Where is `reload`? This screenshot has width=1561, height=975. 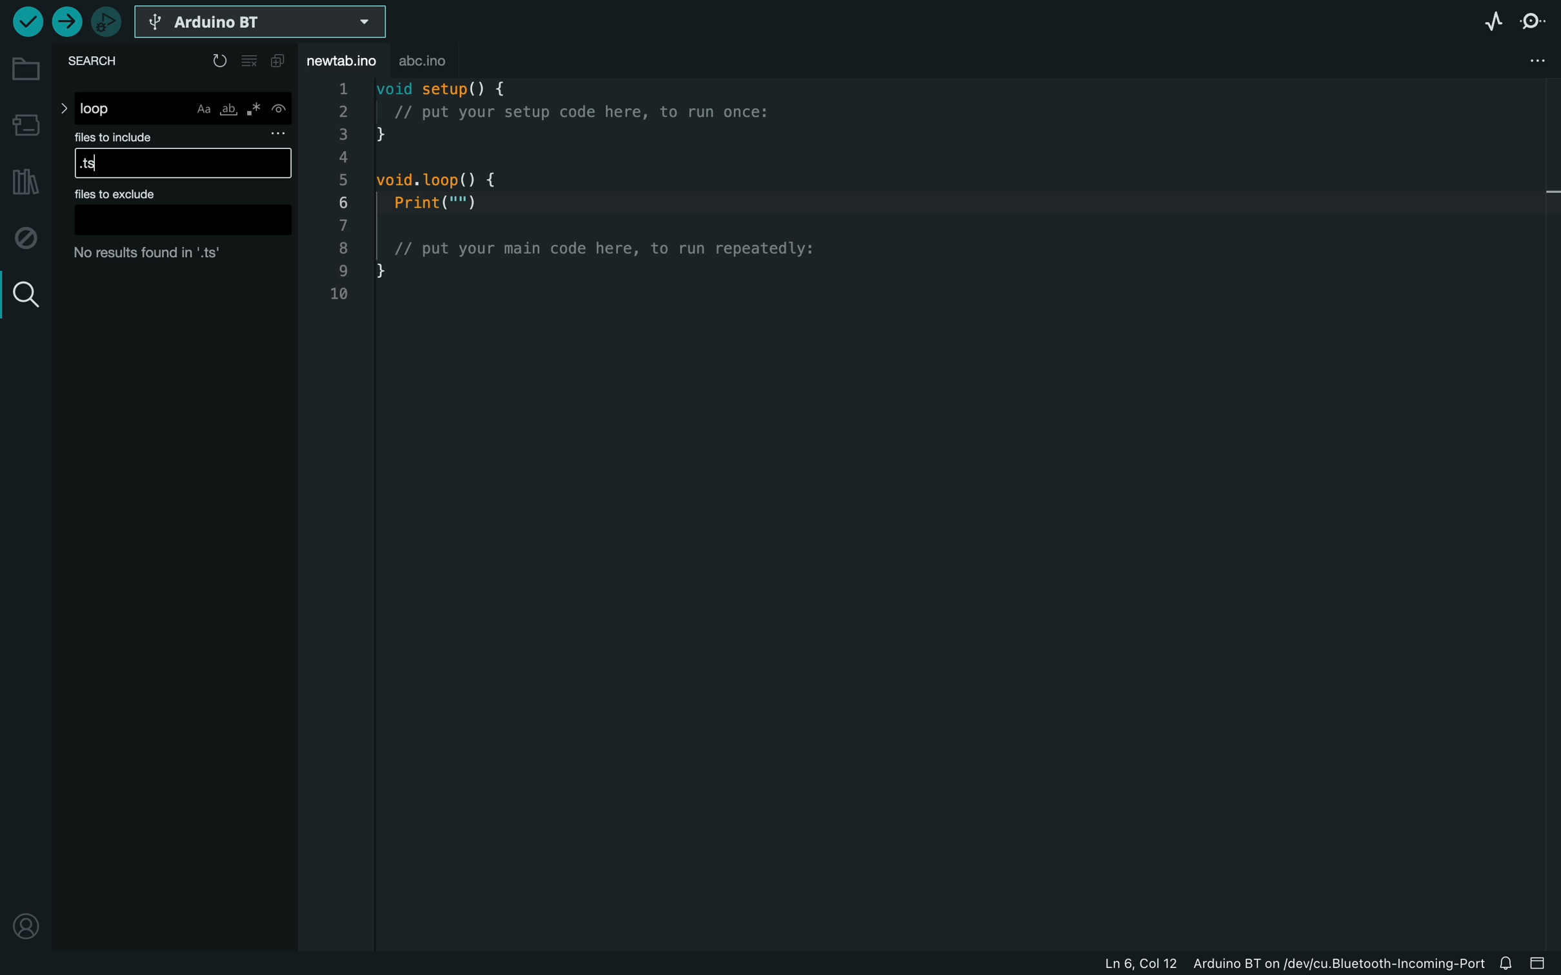
reload is located at coordinates (220, 61).